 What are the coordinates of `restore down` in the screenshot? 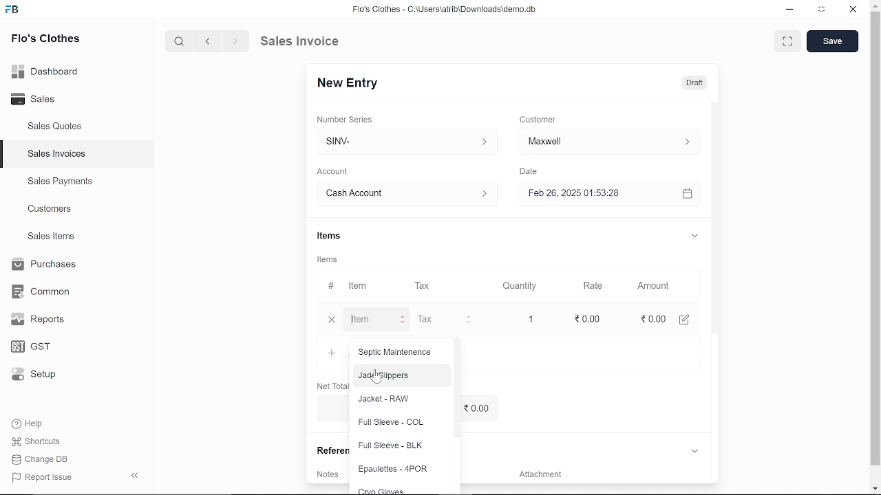 It's located at (825, 10).